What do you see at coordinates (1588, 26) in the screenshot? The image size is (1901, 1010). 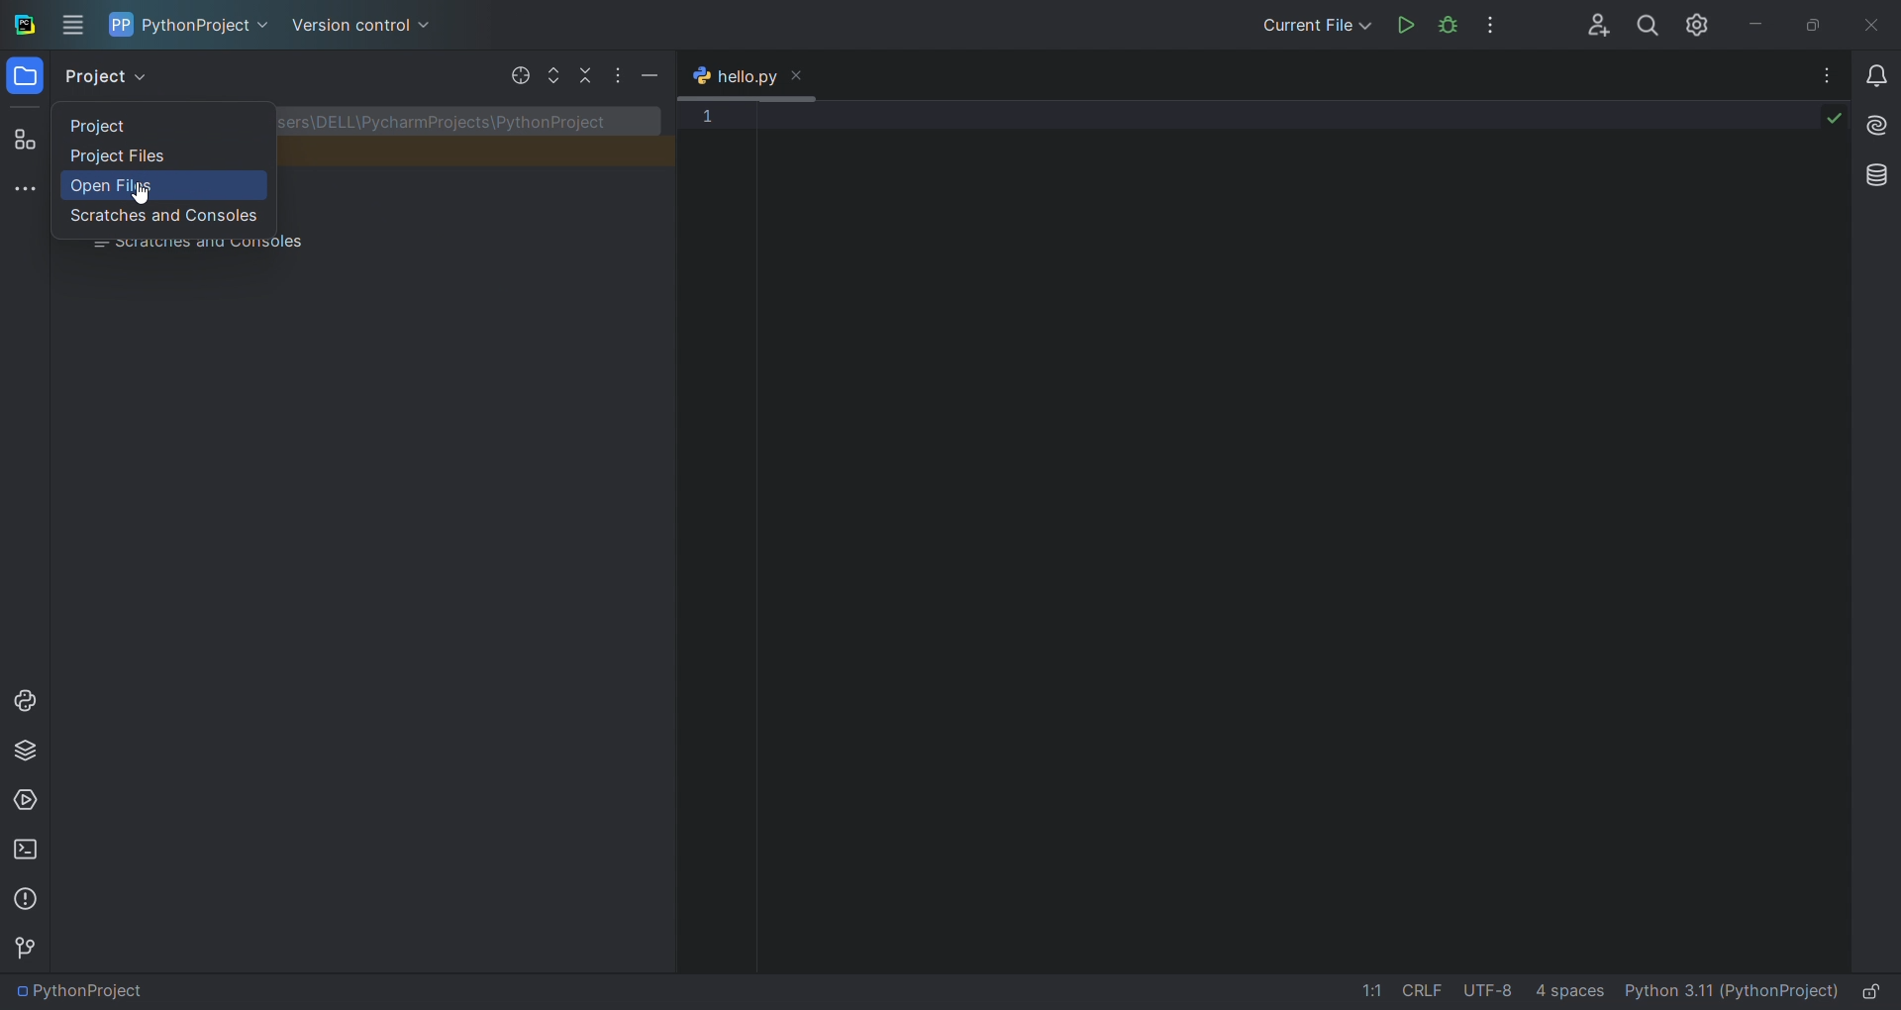 I see `add collab` at bounding box center [1588, 26].